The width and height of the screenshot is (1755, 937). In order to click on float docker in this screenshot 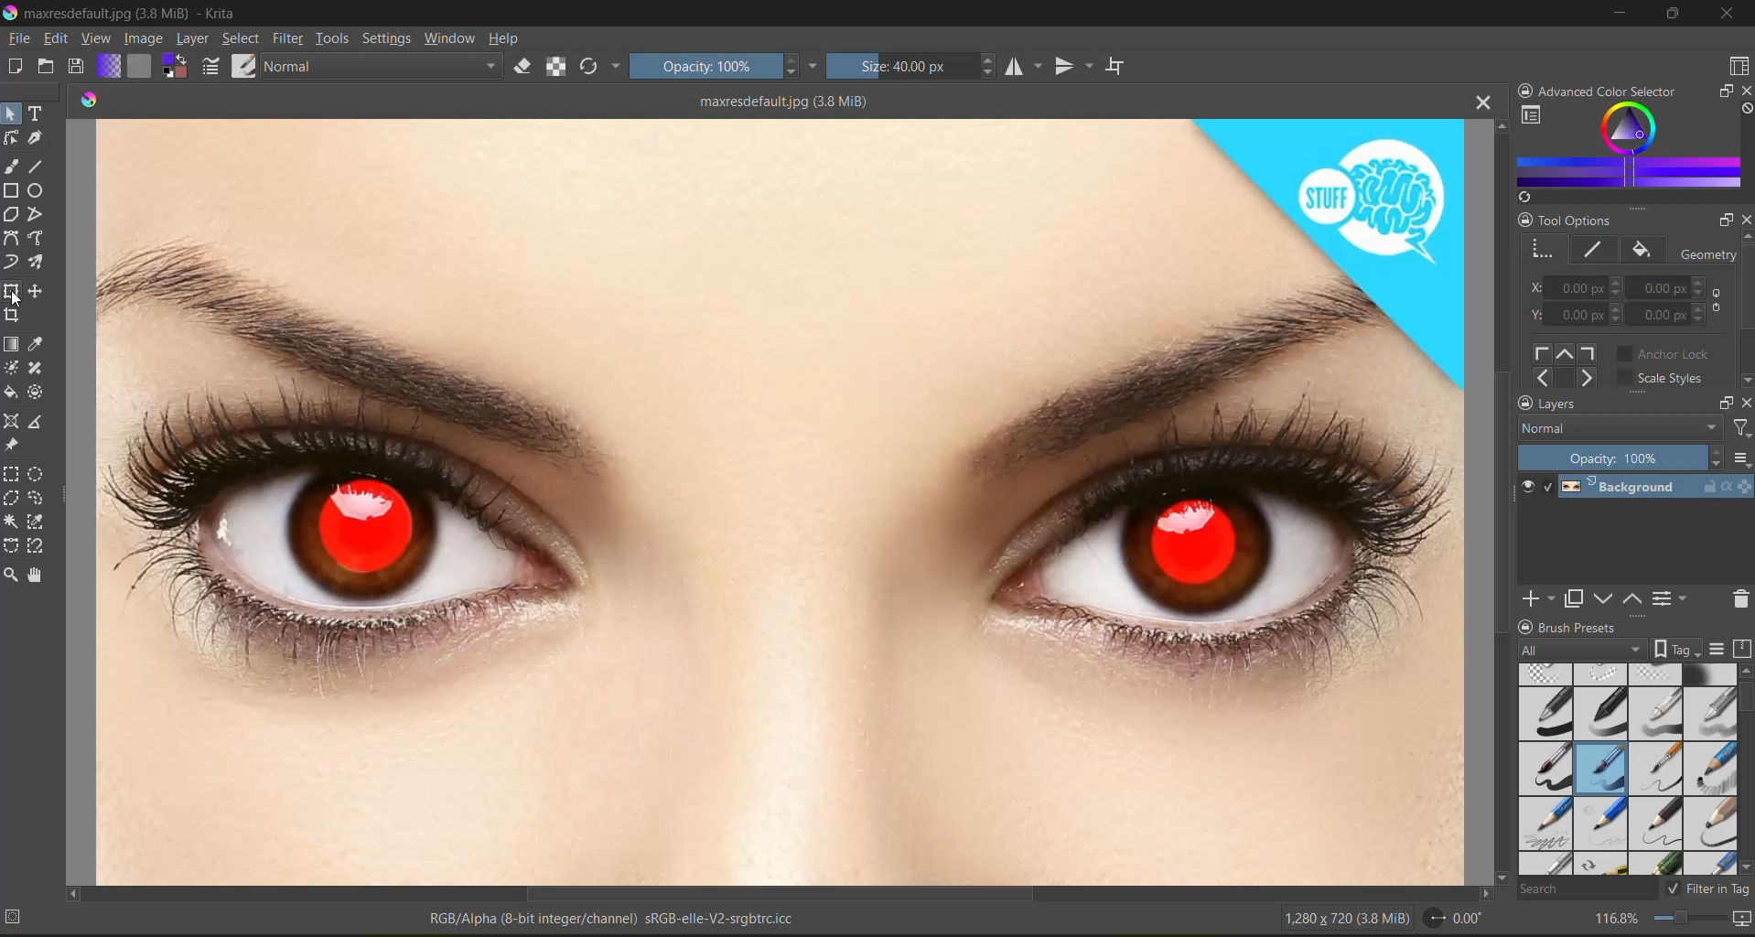, I will do `click(1726, 403)`.